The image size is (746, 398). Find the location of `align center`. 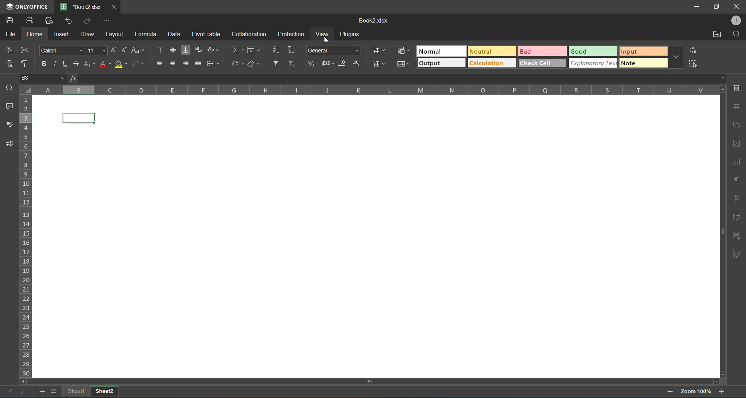

align center is located at coordinates (173, 64).